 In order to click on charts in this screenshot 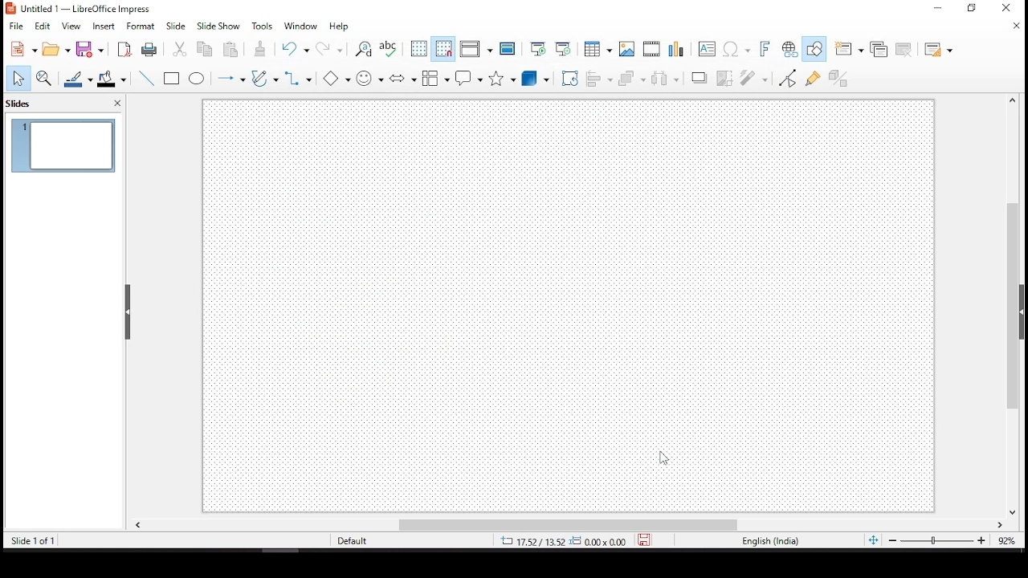, I will do `click(676, 47)`.